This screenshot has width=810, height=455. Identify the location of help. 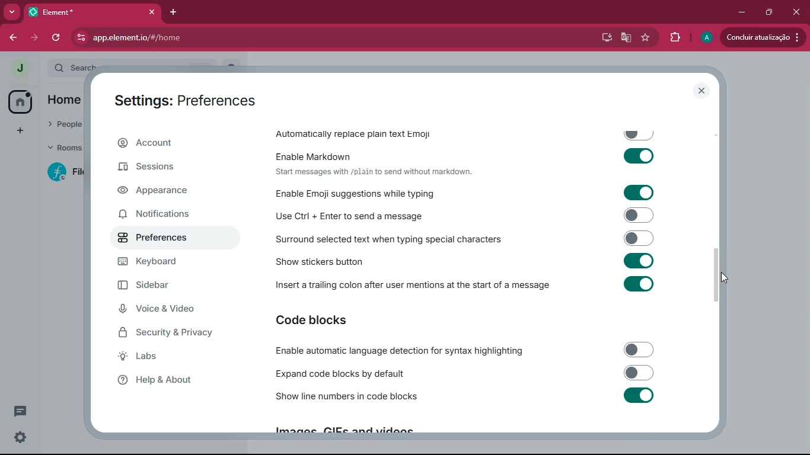
(171, 383).